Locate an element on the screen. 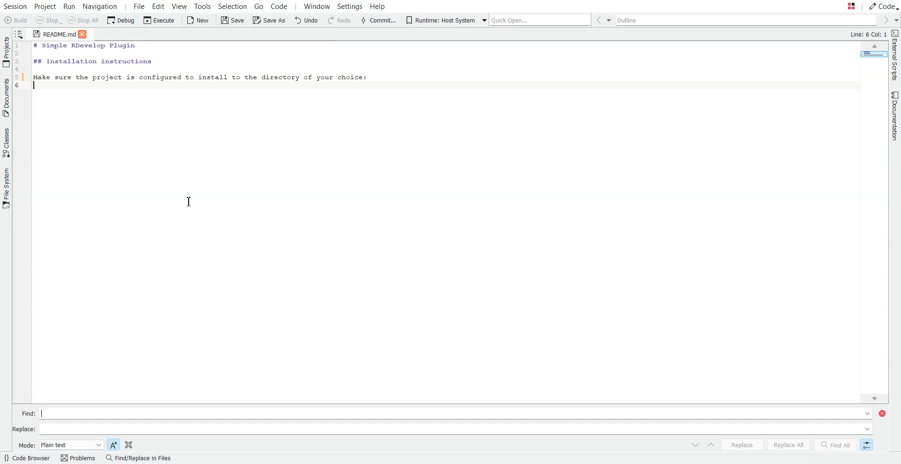 The width and height of the screenshot is (901, 464). Stash is located at coordinates (842, 7).